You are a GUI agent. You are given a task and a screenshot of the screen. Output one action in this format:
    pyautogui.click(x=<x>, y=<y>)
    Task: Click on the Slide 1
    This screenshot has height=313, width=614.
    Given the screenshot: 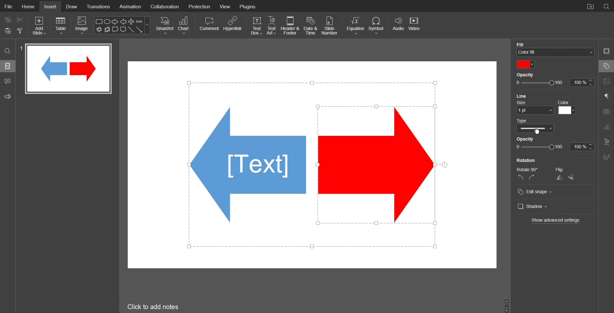 What is the action you would take?
    pyautogui.click(x=69, y=68)
    